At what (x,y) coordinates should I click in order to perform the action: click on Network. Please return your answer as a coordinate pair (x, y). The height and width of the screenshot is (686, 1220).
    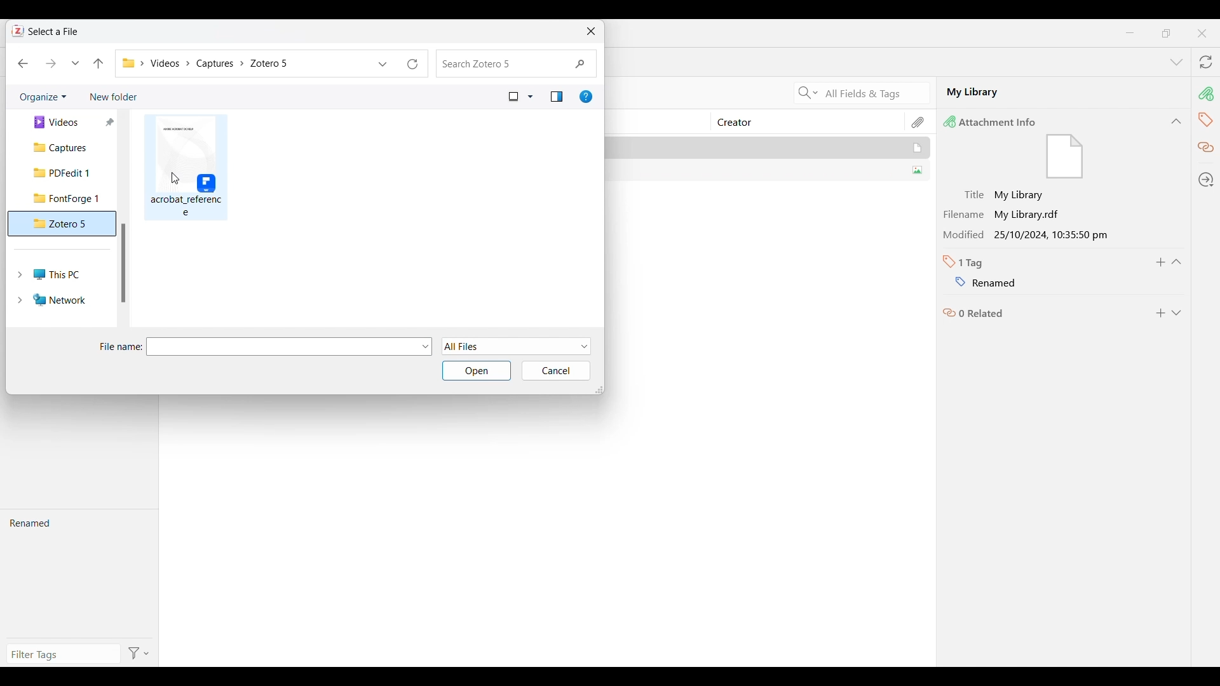
    Looking at the image, I should click on (60, 300).